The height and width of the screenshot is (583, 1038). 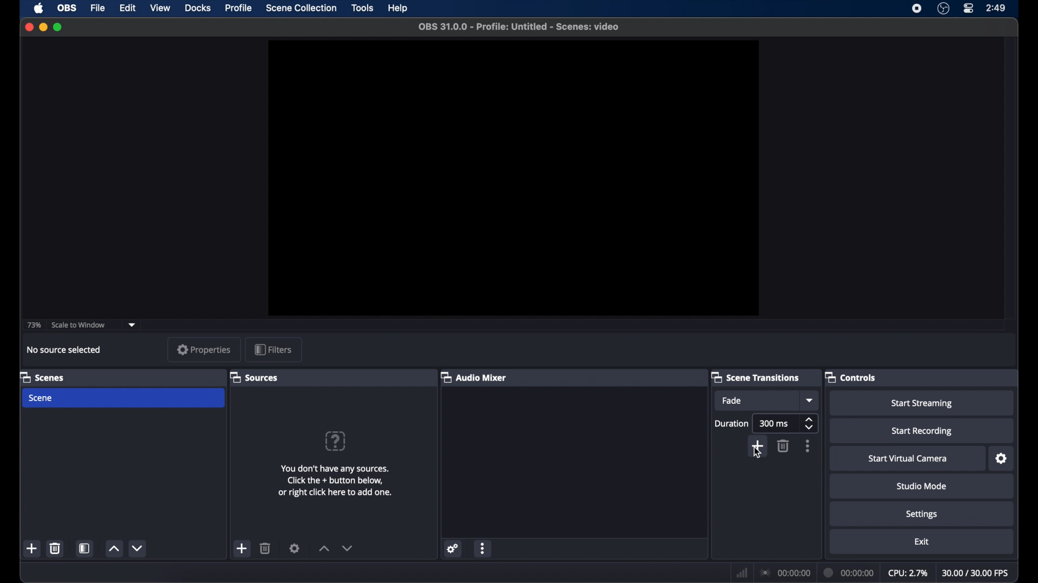 I want to click on settings, so click(x=922, y=515).